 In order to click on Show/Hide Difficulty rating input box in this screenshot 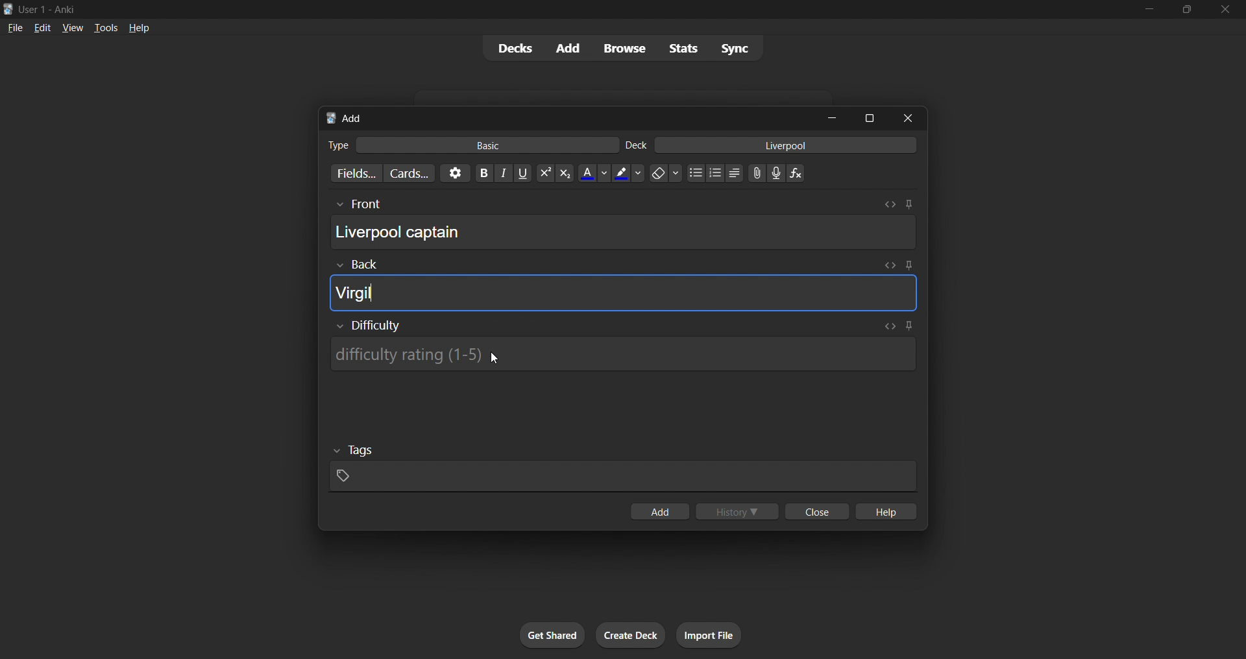, I will do `click(369, 326)`.